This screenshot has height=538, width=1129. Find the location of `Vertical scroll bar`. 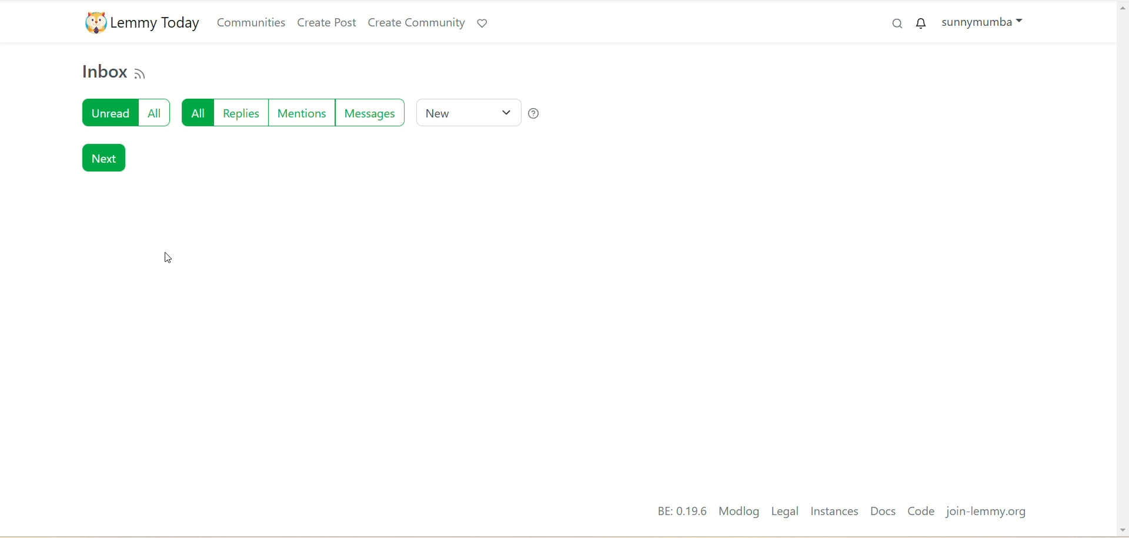

Vertical scroll bar is located at coordinates (1118, 257).